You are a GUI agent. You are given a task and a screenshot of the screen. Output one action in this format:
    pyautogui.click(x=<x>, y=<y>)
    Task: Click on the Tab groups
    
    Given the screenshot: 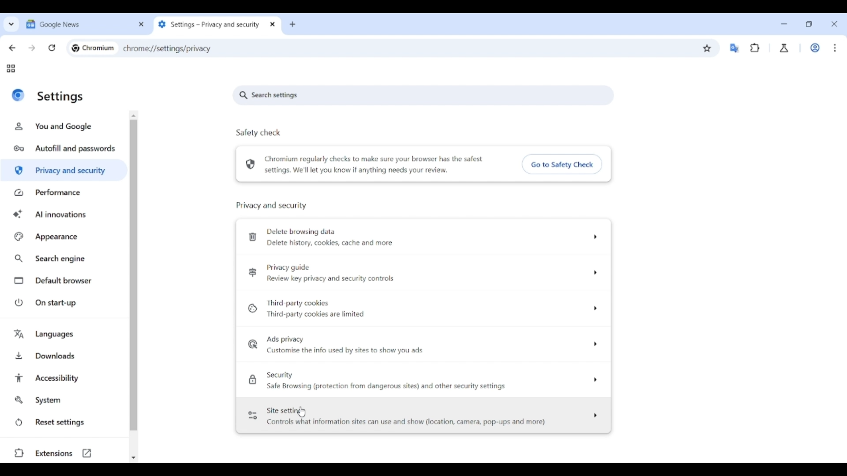 What is the action you would take?
    pyautogui.click(x=11, y=69)
    